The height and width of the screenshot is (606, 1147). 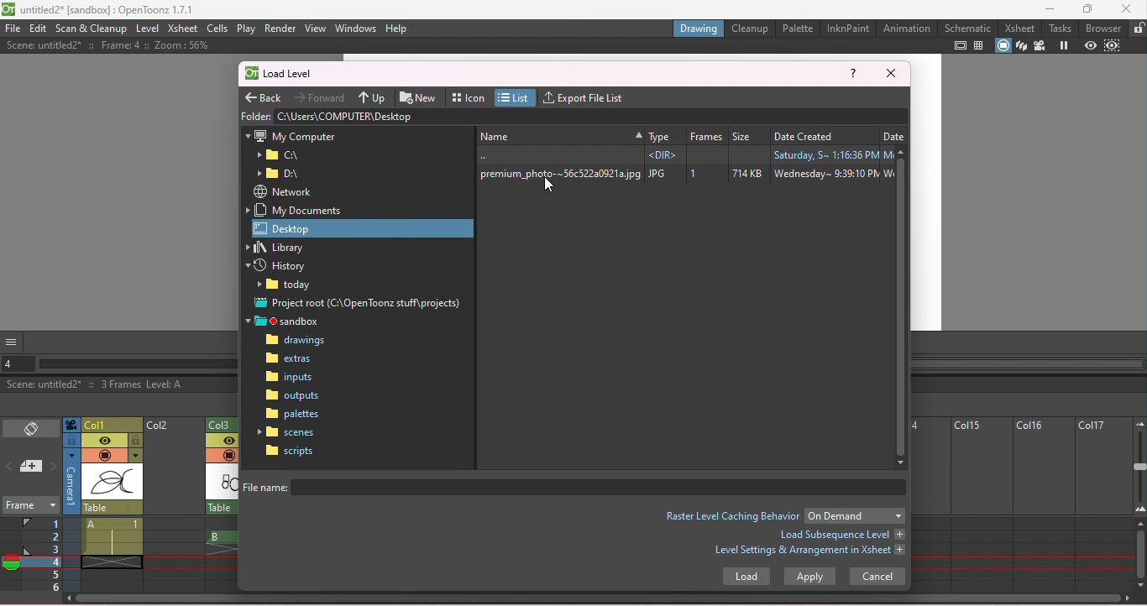 I want to click on Up, so click(x=374, y=97).